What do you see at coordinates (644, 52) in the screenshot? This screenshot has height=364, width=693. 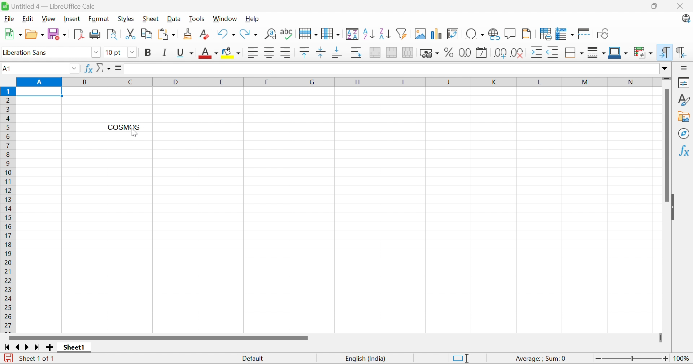 I see `Conditional` at bounding box center [644, 52].